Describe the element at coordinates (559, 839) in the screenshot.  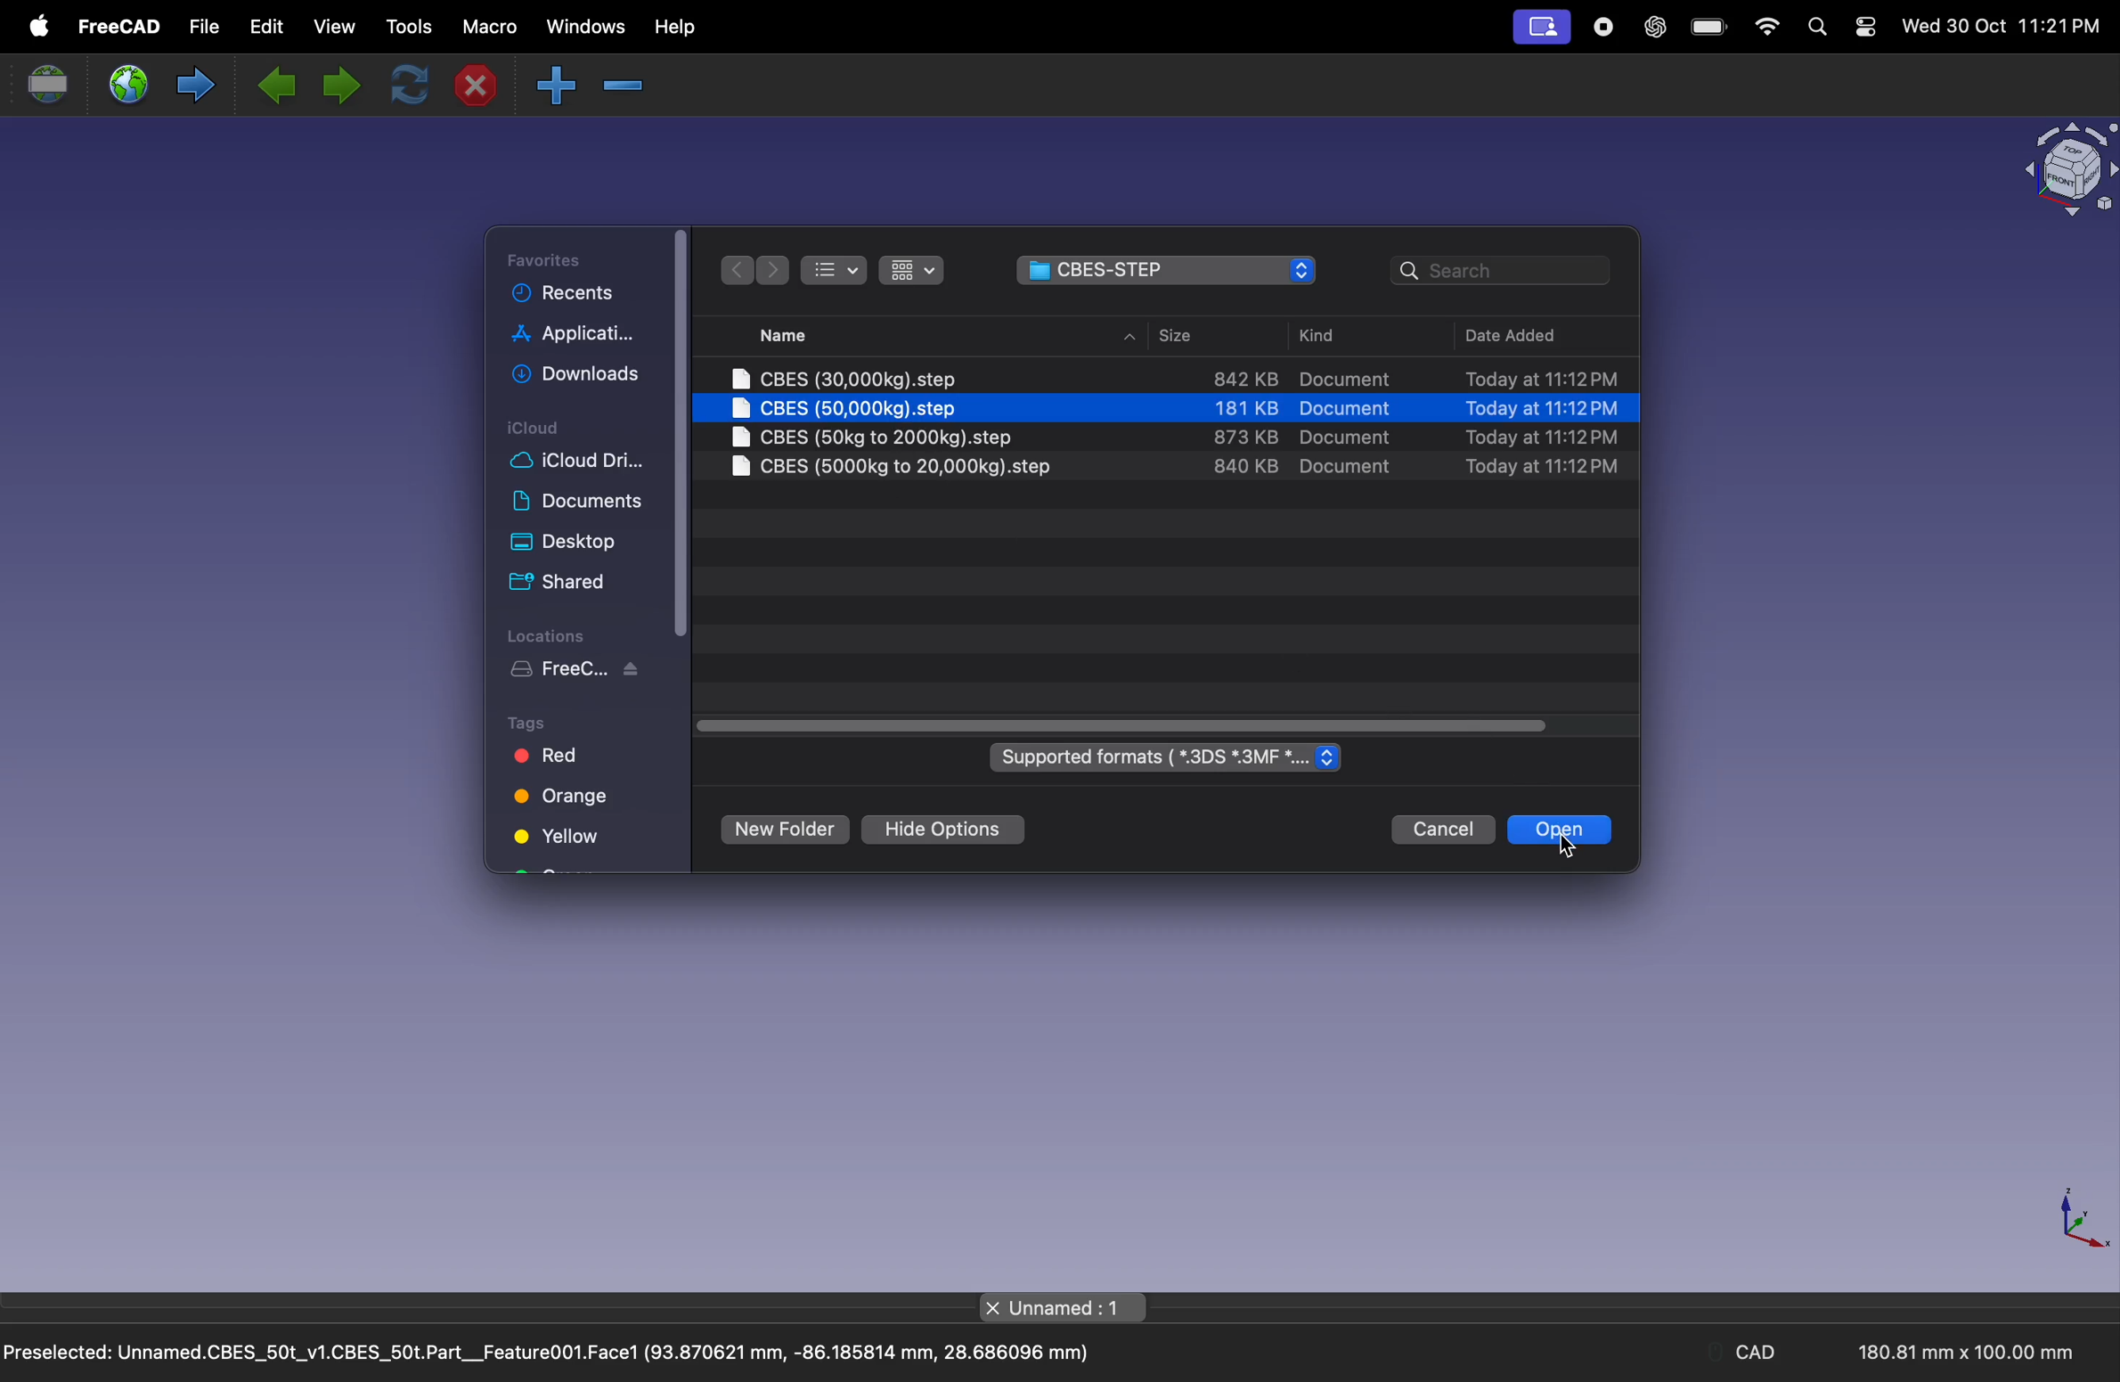
I see `yellow` at that location.